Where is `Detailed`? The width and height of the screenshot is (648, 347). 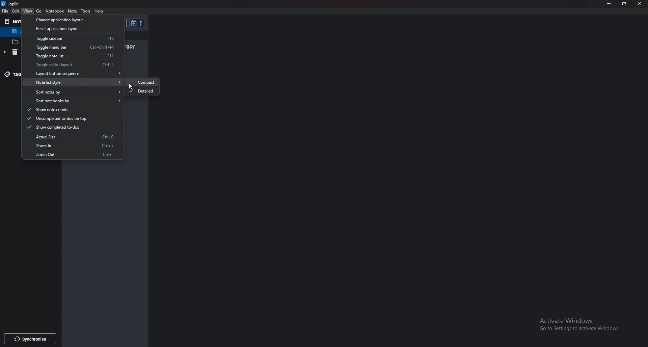 Detailed is located at coordinates (142, 91).